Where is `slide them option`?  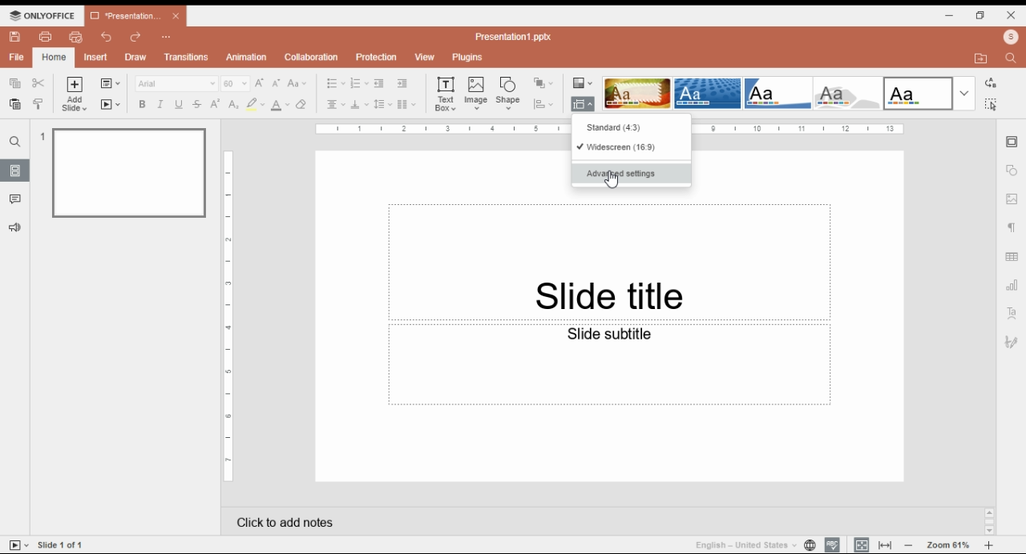
slide them option is located at coordinates (919, 93).